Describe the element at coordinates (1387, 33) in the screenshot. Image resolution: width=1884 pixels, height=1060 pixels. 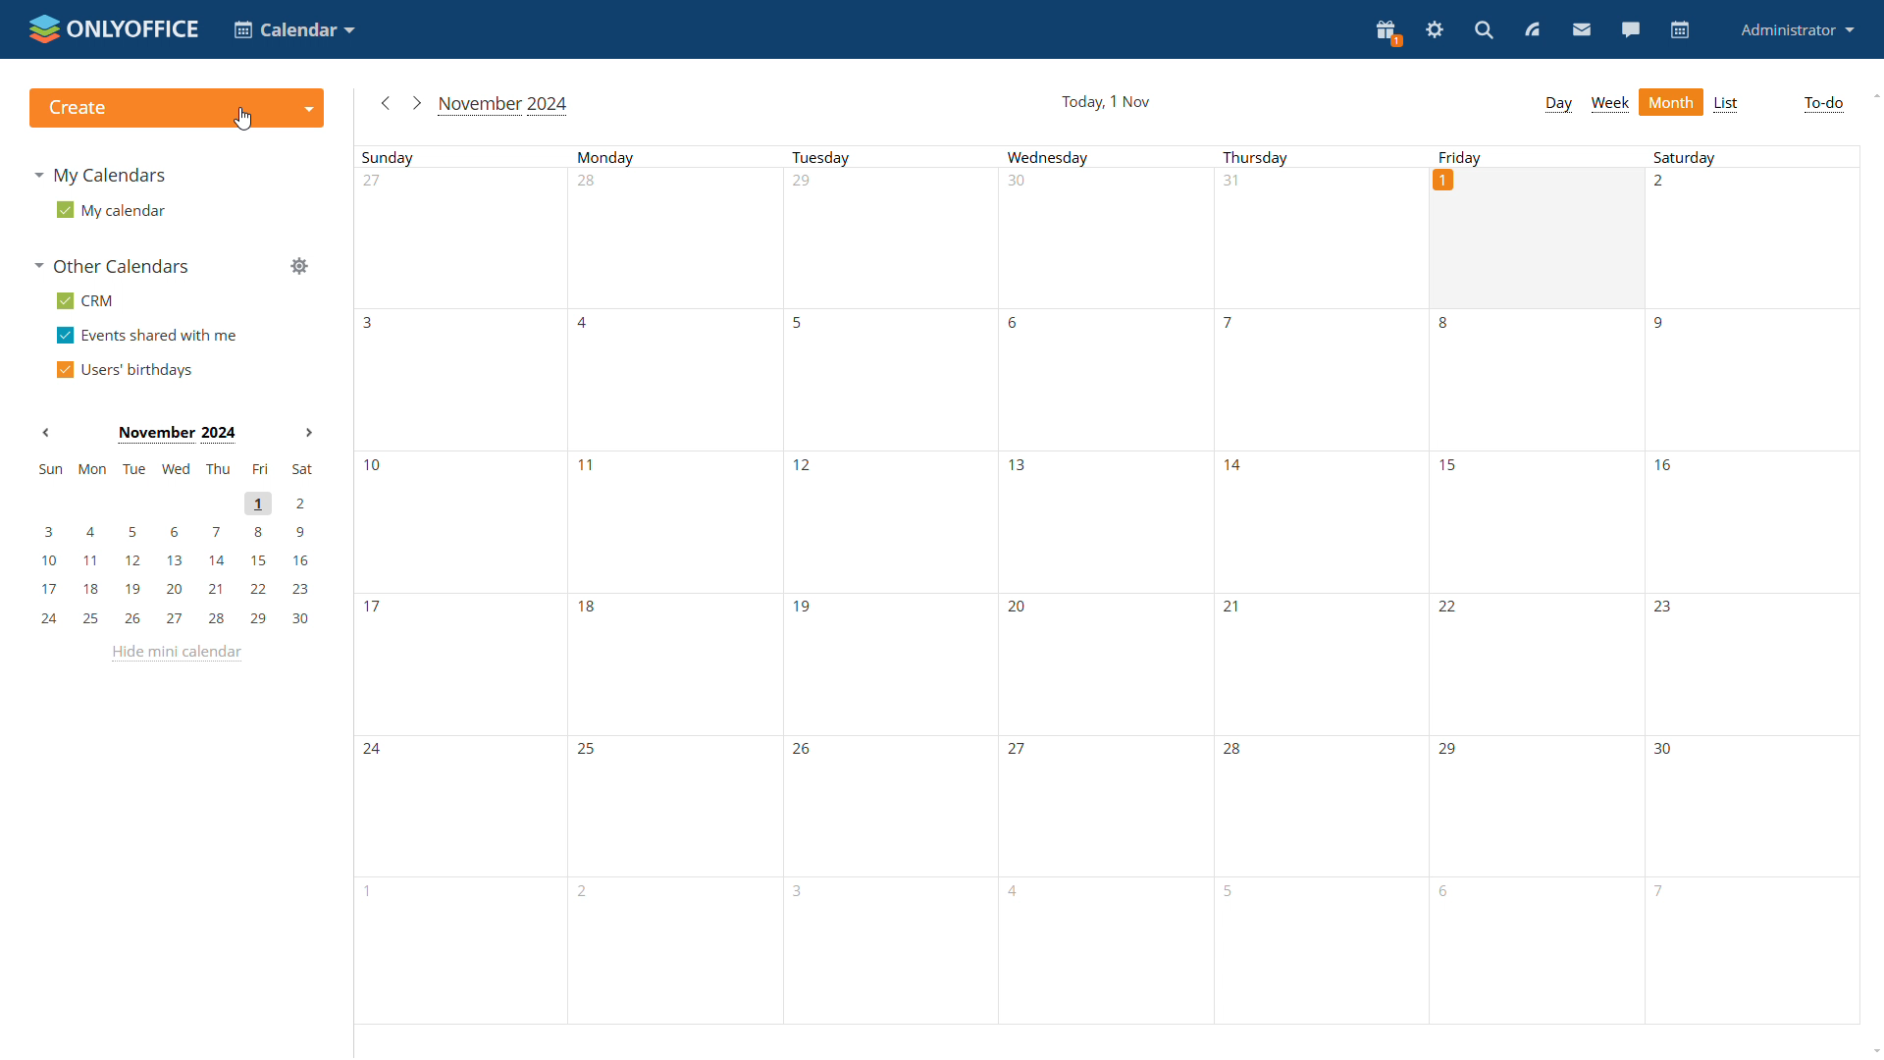
I see `present` at that location.